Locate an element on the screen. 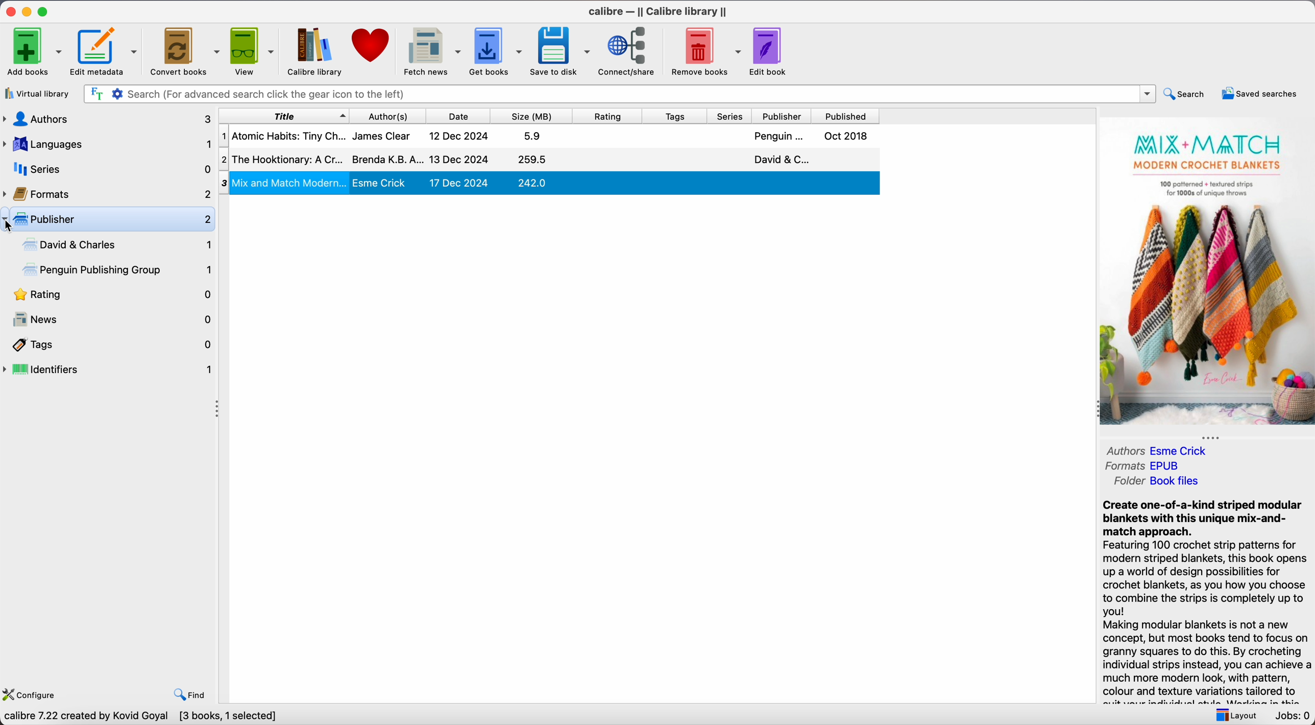 Image resolution: width=1315 pixels, height=725 pixels. find is located at coordinates (191, 694).